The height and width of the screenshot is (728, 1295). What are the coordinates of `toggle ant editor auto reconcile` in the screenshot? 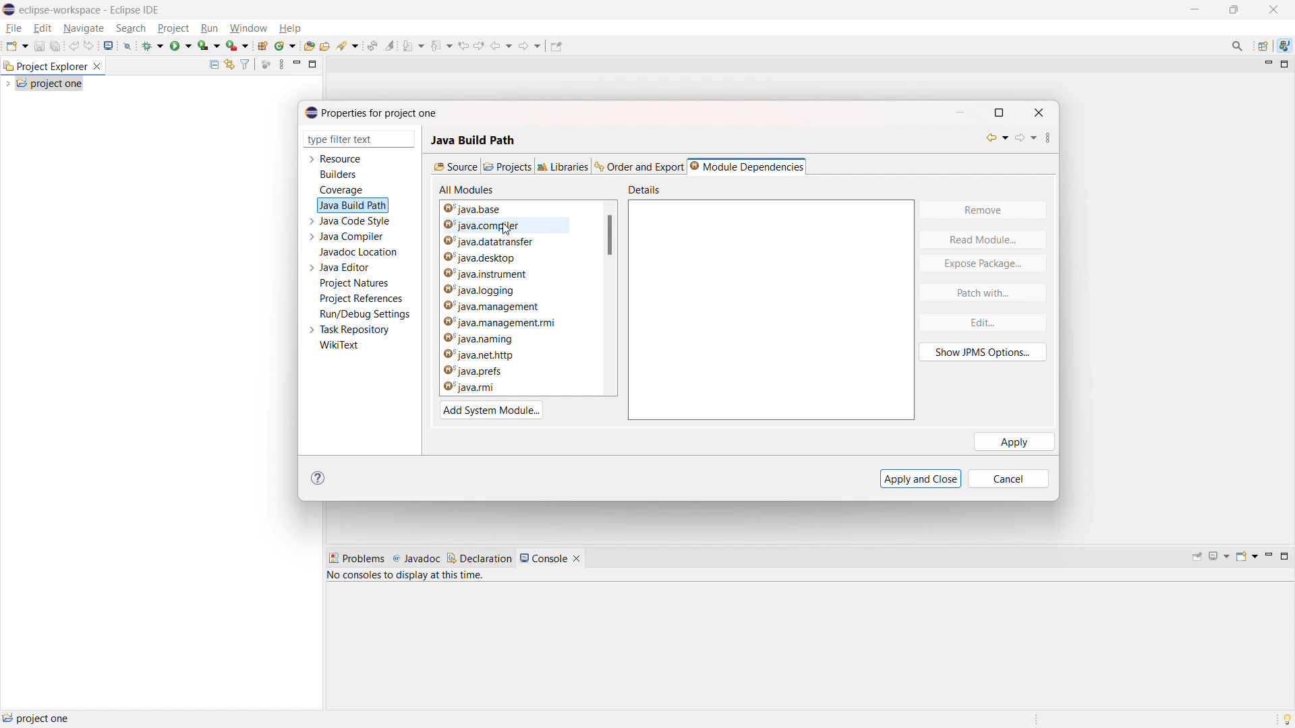 It's located at (372, 45).